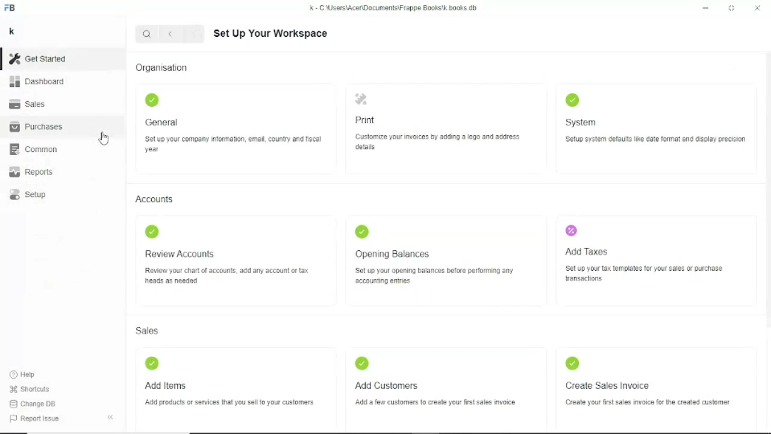  I want to click on Sales, so click(29, 104).